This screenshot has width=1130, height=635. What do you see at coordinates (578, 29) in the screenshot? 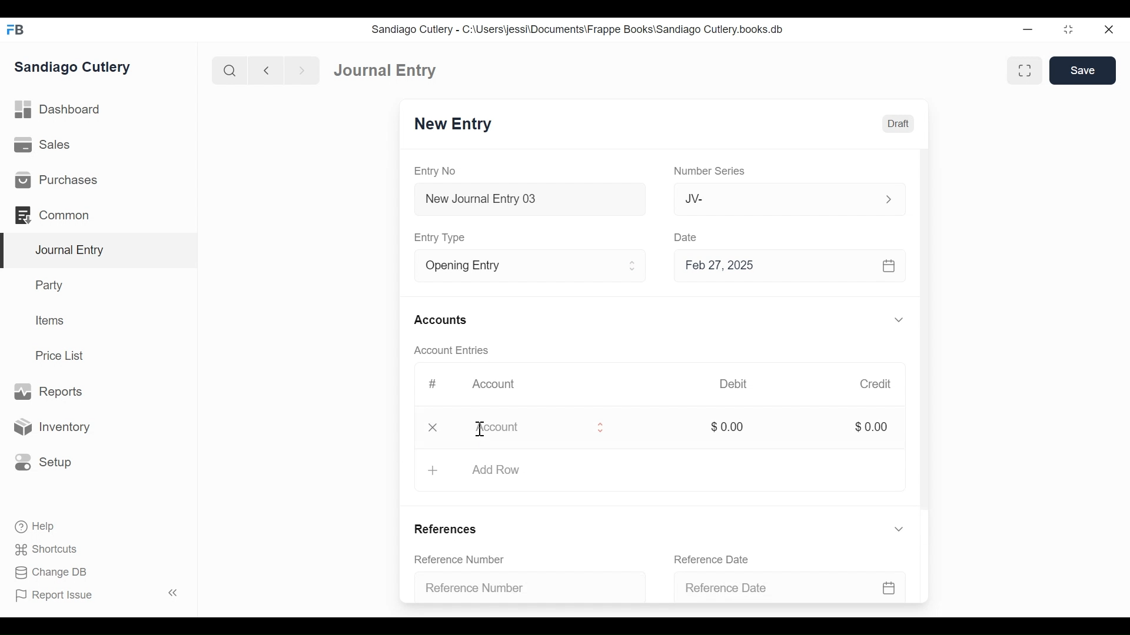
I see `Sandiago Cutlery - C:\Users\jessi\Documents\Frappe Books\Sandiago Cutlery.books.db` at bounding box center [578, 29].